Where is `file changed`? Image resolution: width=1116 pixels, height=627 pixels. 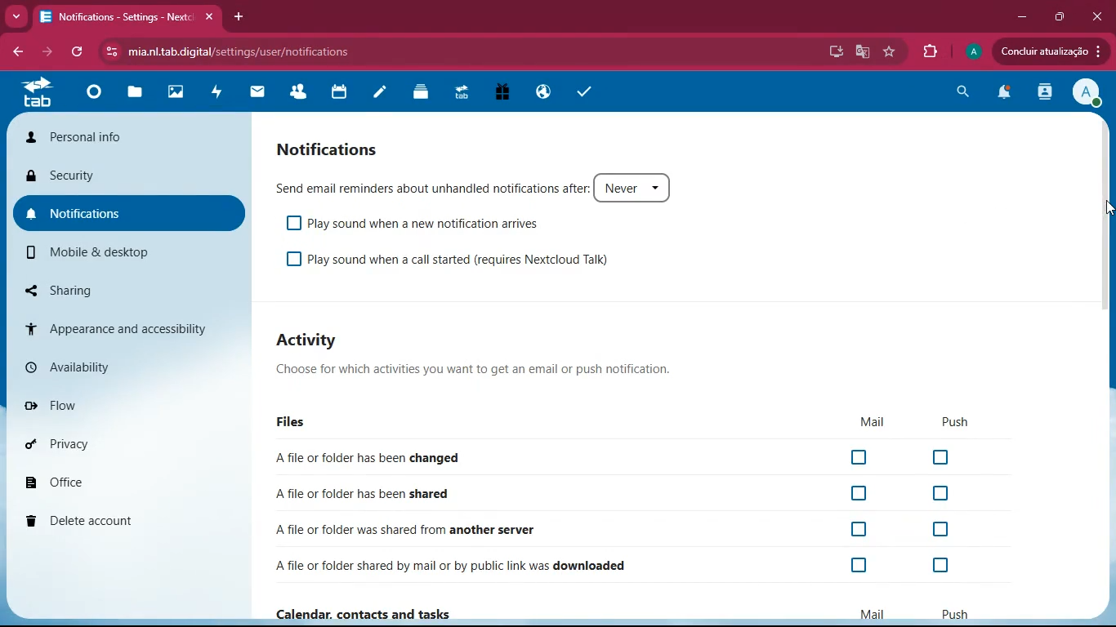
file changed is located at coordinates (371, 457).